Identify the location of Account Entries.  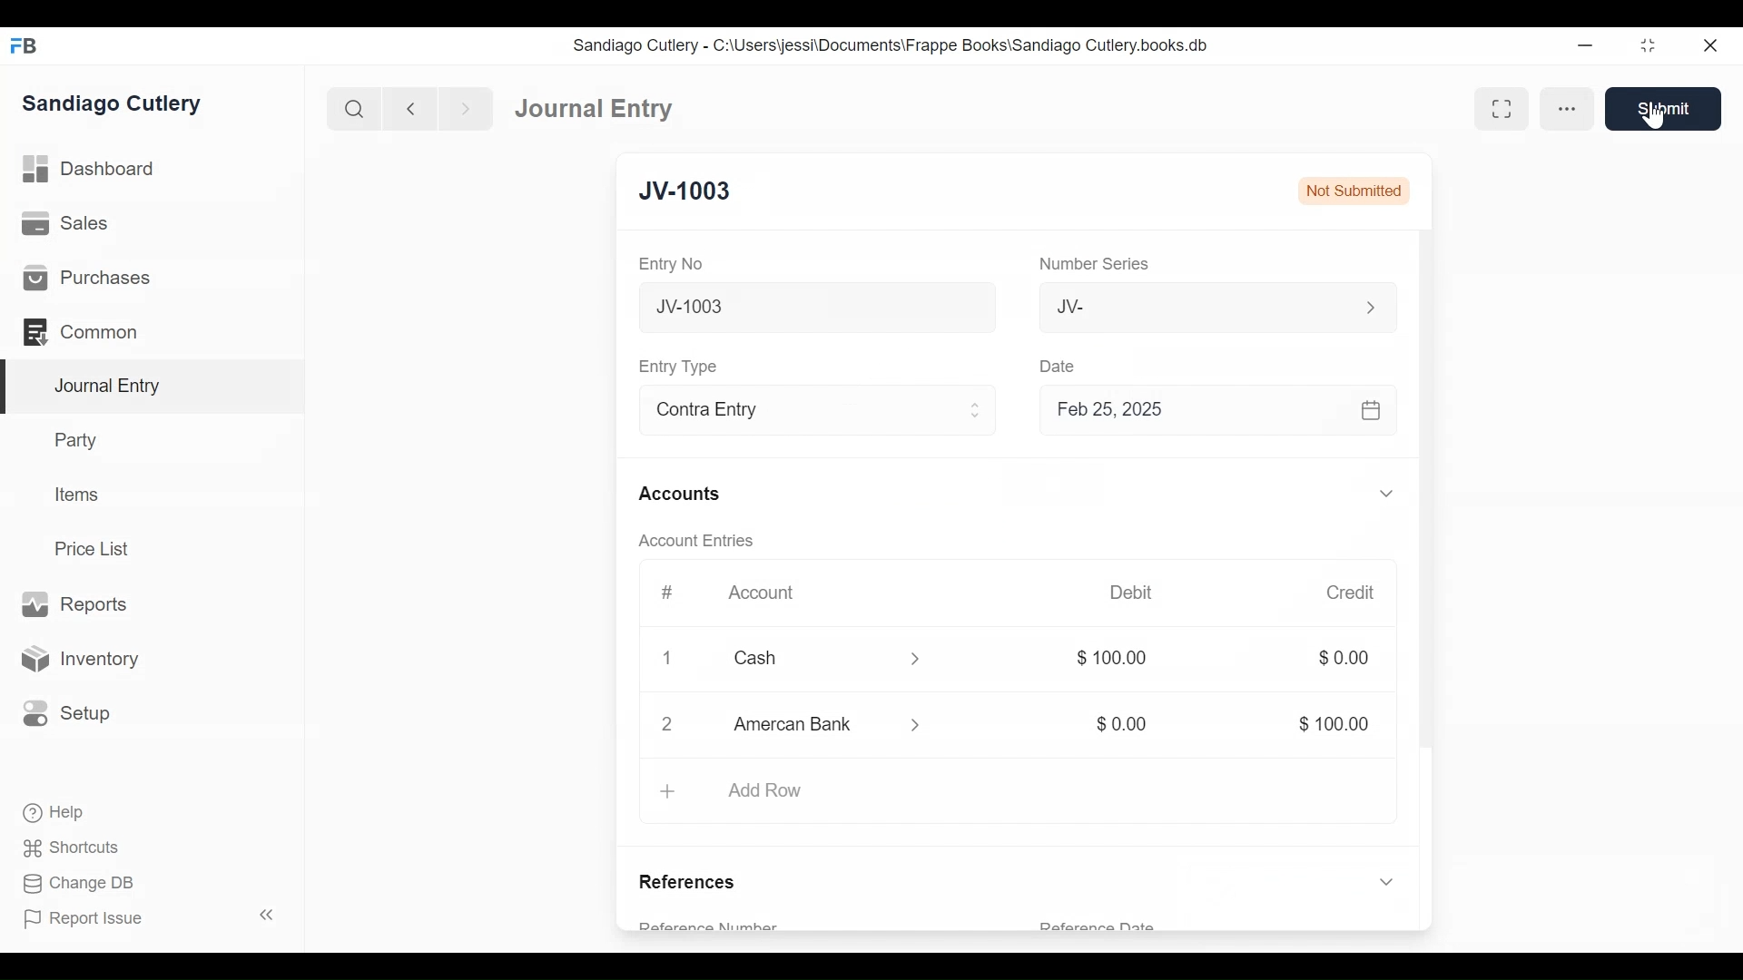
(704, 541).